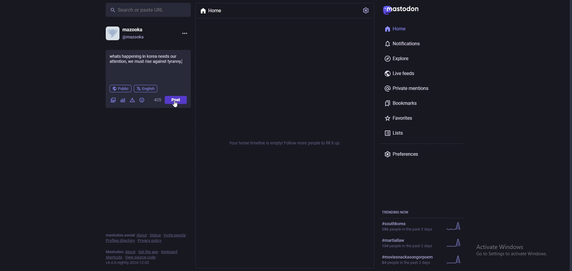 Image resolution: width=572 pixels, height=271 pixels. What do you see at coordinates (413, 43) in the screenshot?
I see `notifications` at bounding box center [413, 43].